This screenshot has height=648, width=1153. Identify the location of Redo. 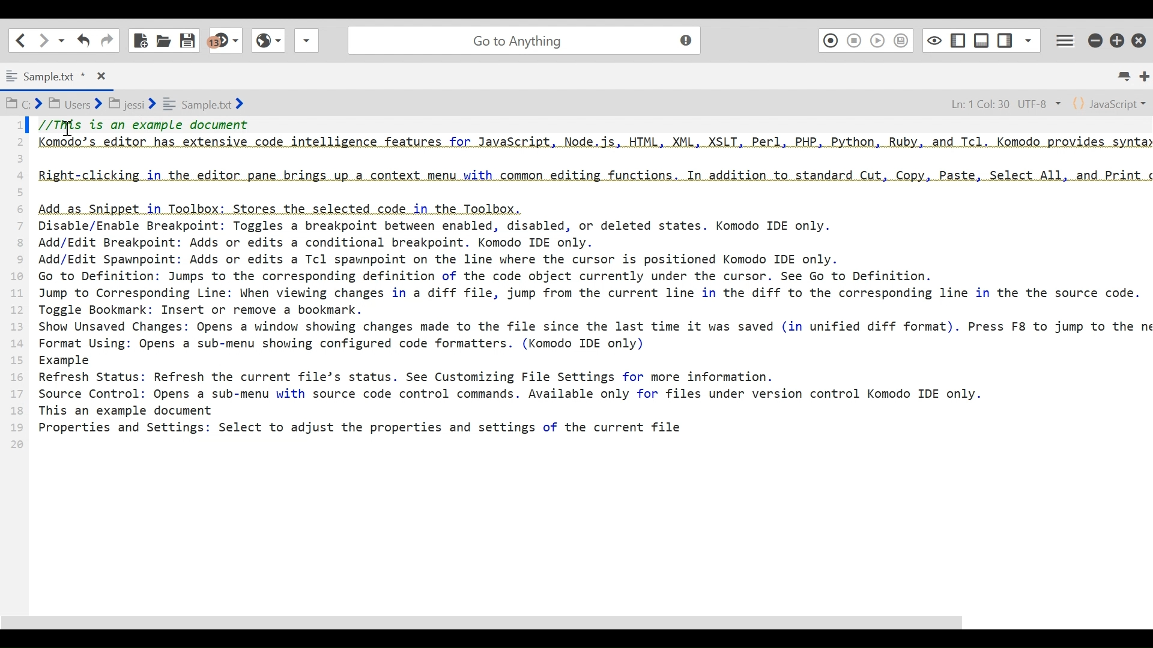
(107, 40).